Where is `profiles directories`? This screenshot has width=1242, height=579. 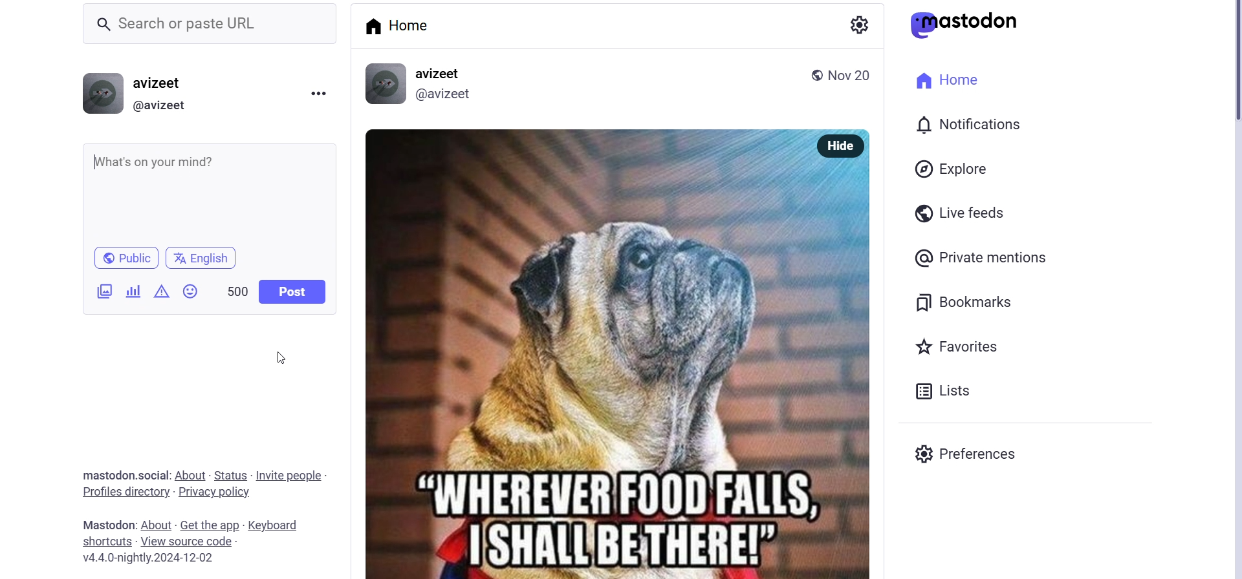
profiles directories is located at coordinates (125, 493).